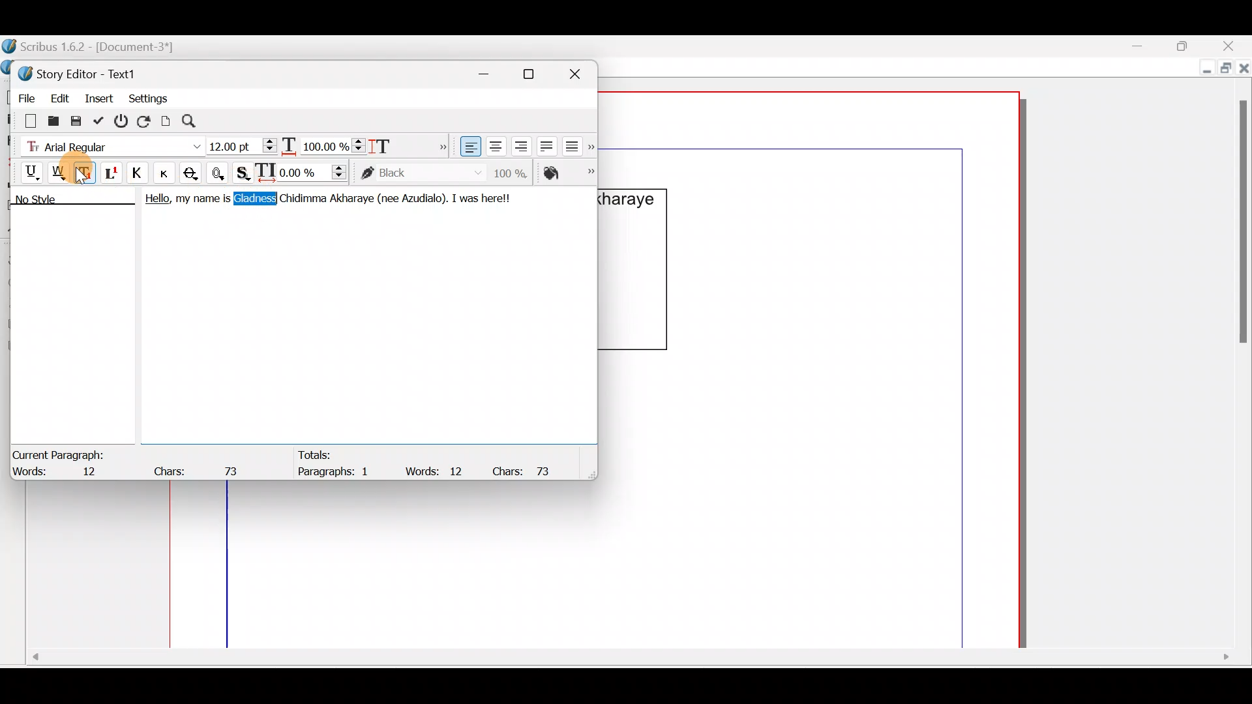 This screenshot has height=704, width=1252. I want to click on Search/replace, so click(196, 121).